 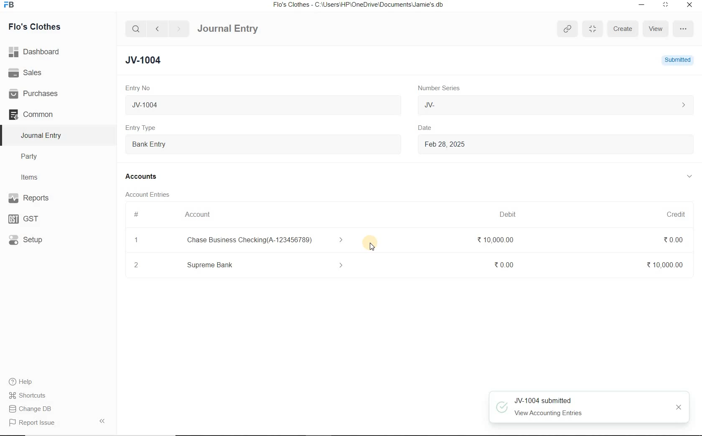 I want to click on close, so click(x=677, y=408).